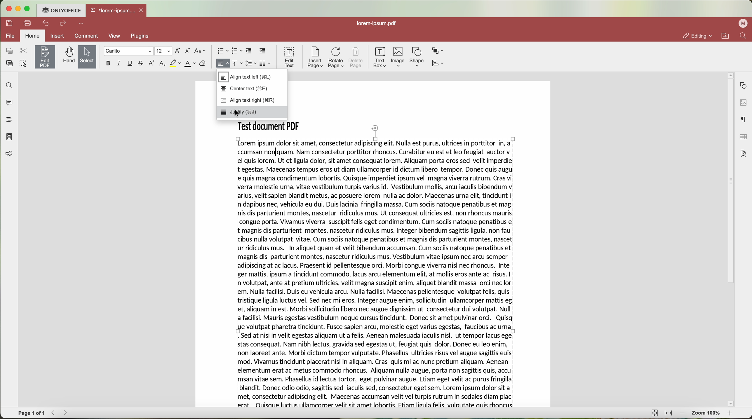  What do you see at coordinates (728, 241) in the screenshot?
I see `scroll bar` at bounding box center [728, 241].